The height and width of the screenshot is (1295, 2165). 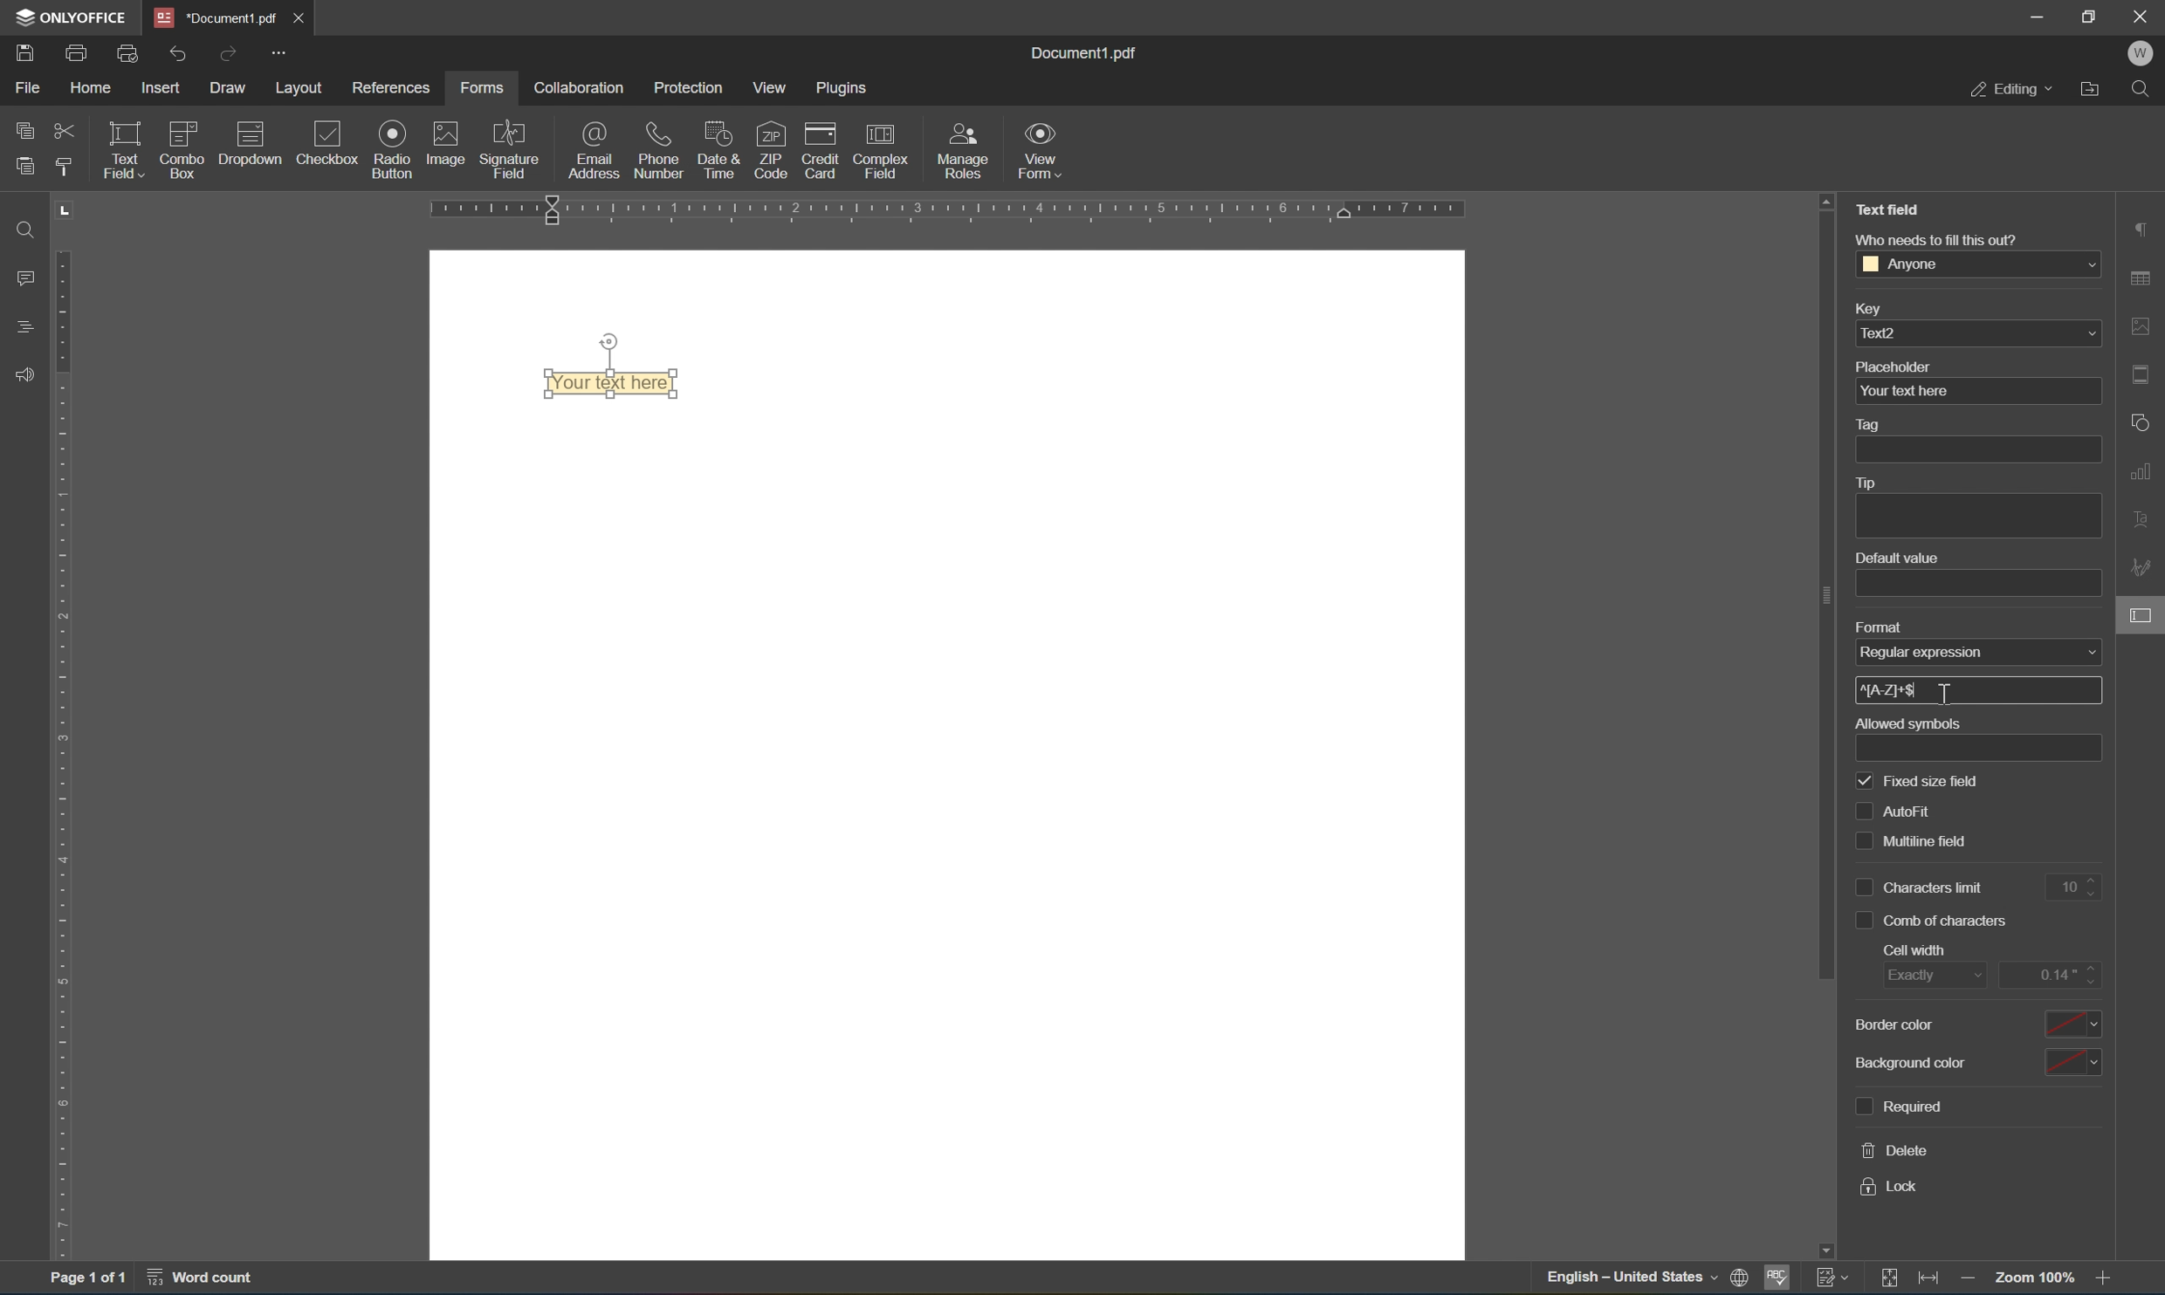 What do you see at coordinates (93, 86) in the screenshot?
I see `home` at bounding box center [93, 86].